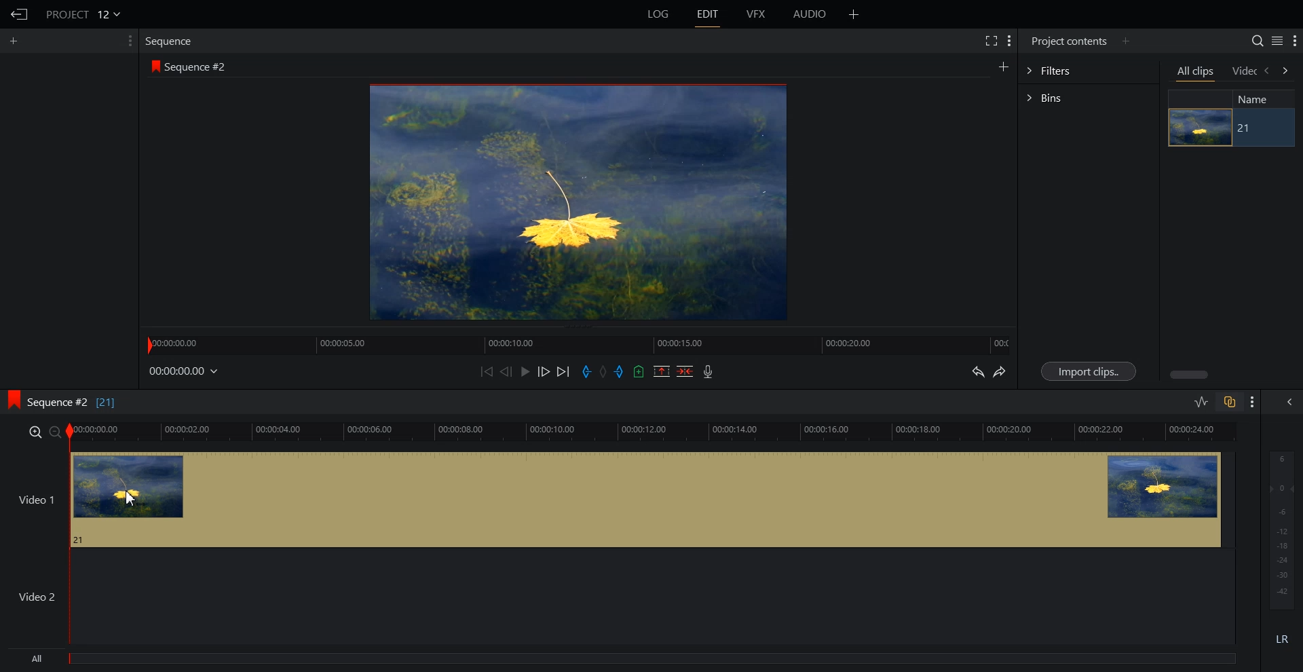 The height and width of the screenshot is (672, 1303). Describe the element at coordinates (620, 598) in the screenshot. I see `Video 2` at that location.